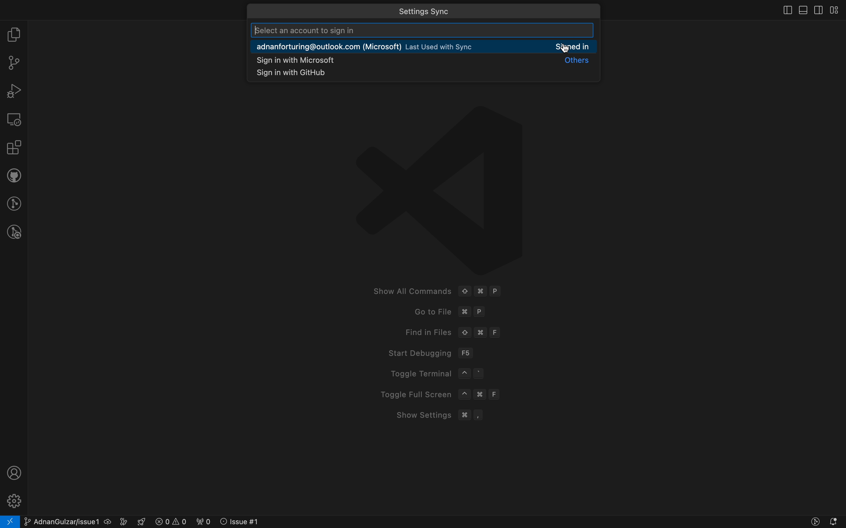  Describe the element at coordinates (15, 472) in the screenshot. I see `profile` at that location.